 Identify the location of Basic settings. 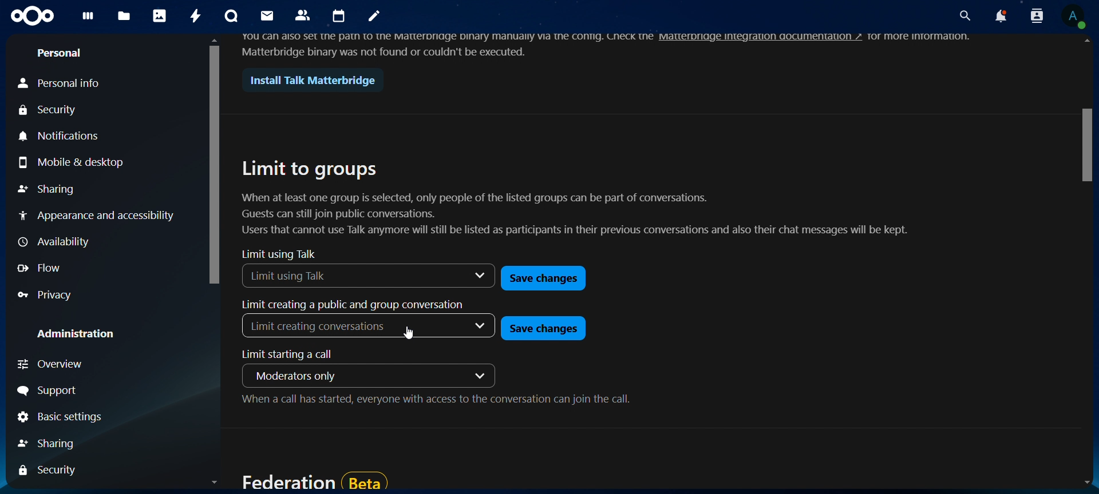
(61, 417).